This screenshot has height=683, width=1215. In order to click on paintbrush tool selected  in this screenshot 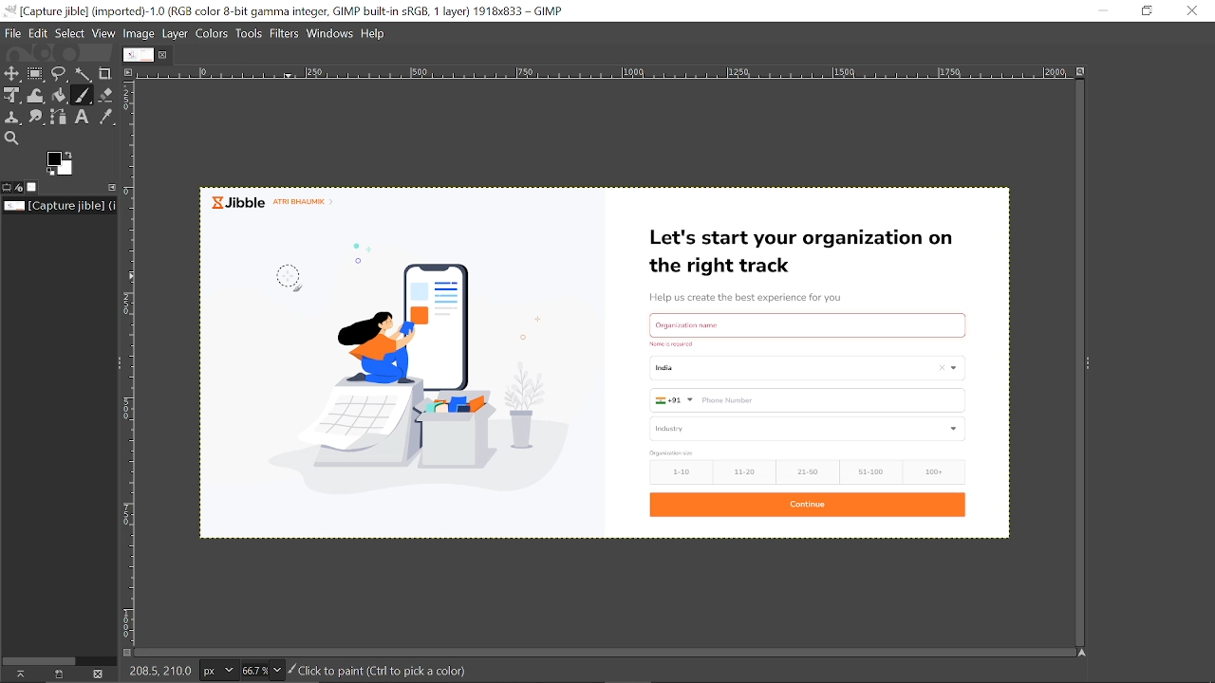, I will do `click(293, 279)`.